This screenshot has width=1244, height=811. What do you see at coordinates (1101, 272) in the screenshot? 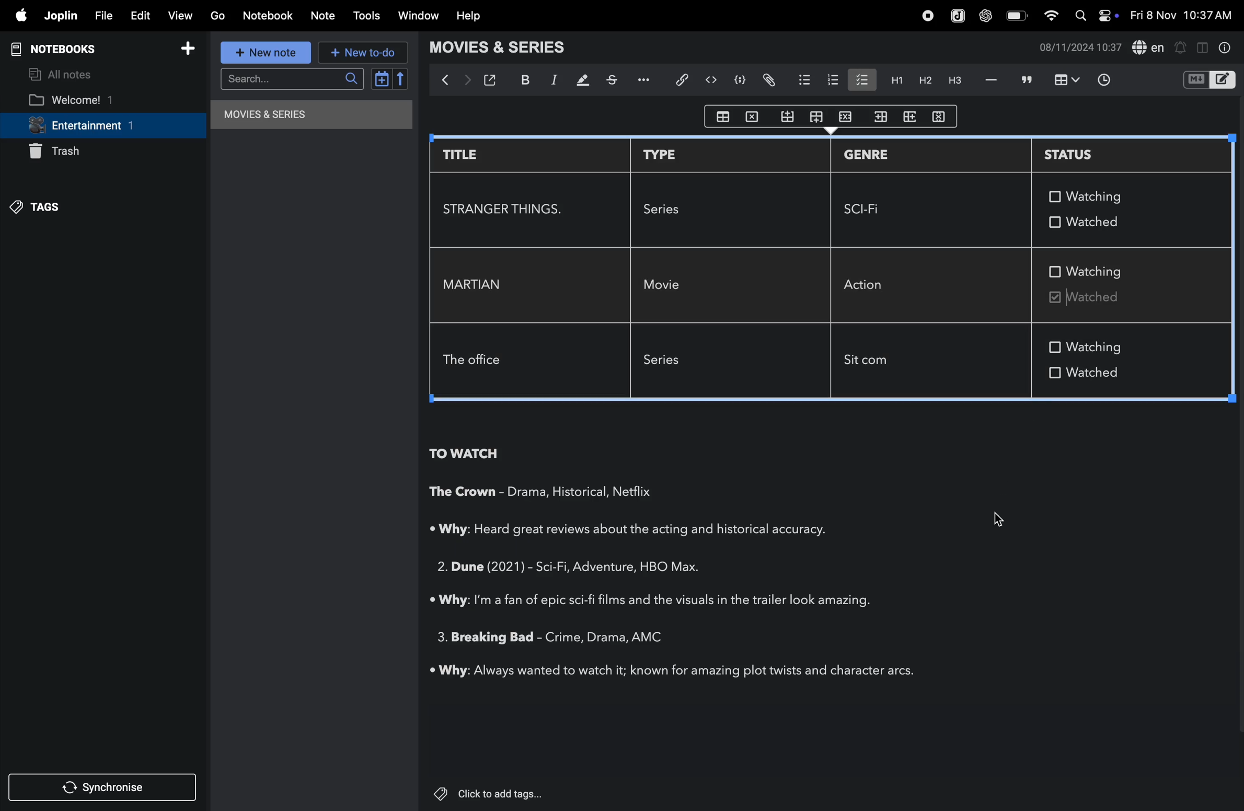
I see `watching` at bounding box center [1101, 272].